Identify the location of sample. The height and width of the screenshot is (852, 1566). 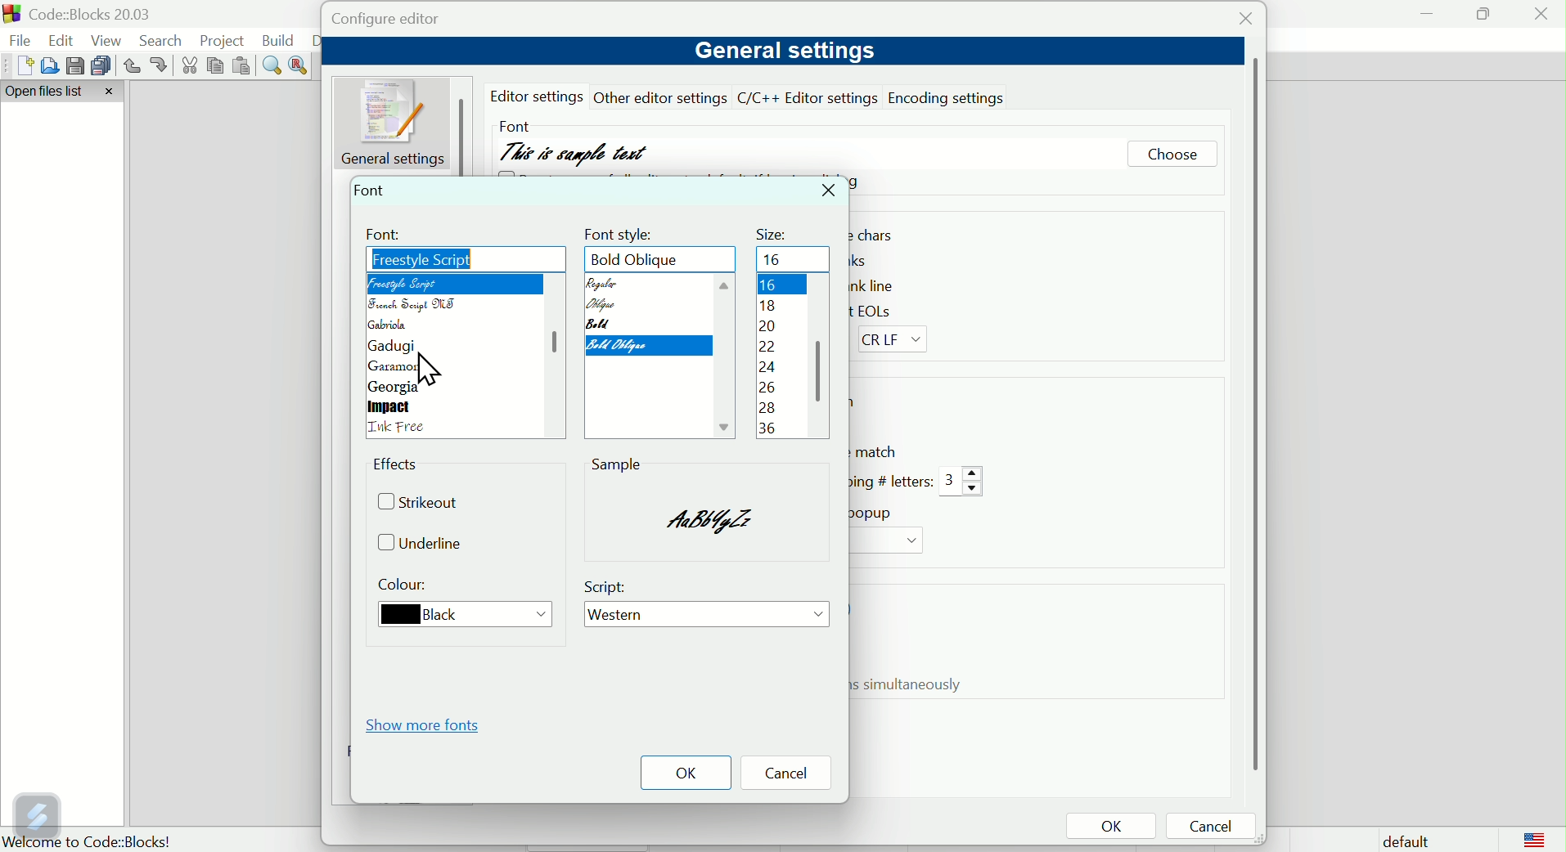
(617, 464).